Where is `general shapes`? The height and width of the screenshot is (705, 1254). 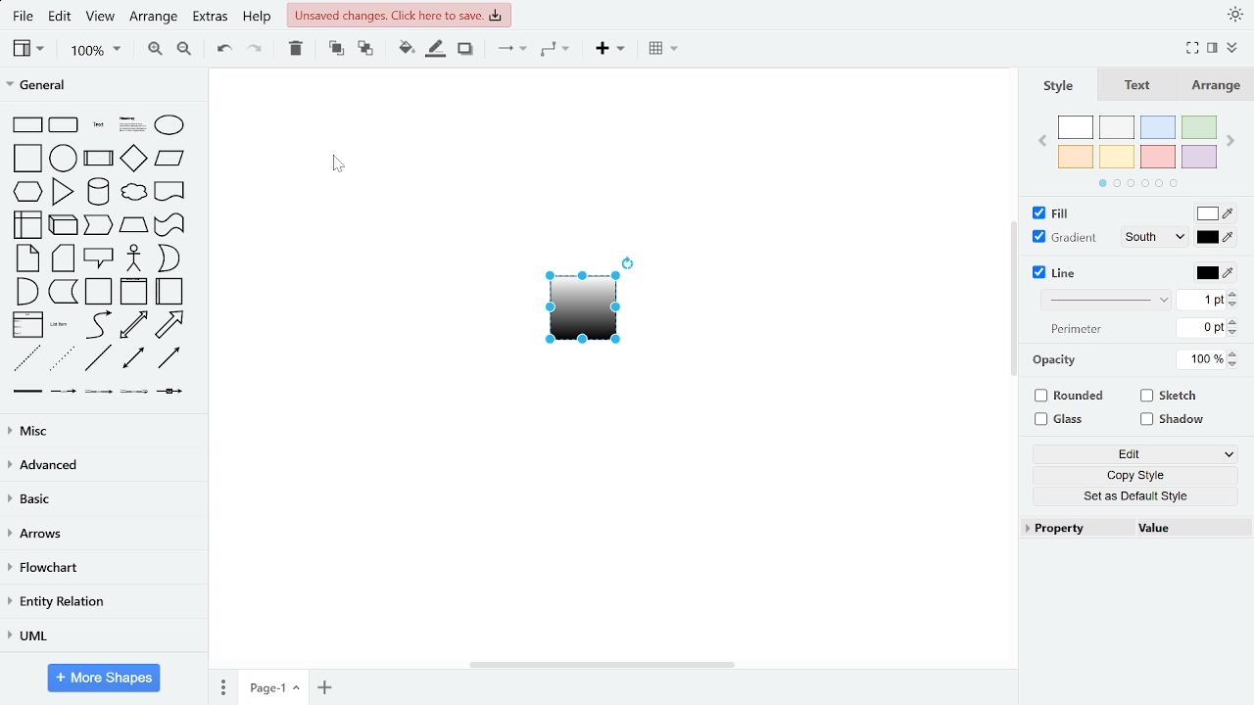 general shapes is located at coordinates (96, 155).